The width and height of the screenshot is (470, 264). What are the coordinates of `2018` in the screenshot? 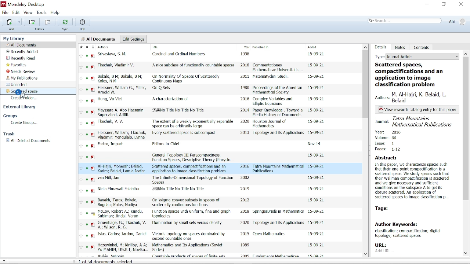 It's located at (245, 66).